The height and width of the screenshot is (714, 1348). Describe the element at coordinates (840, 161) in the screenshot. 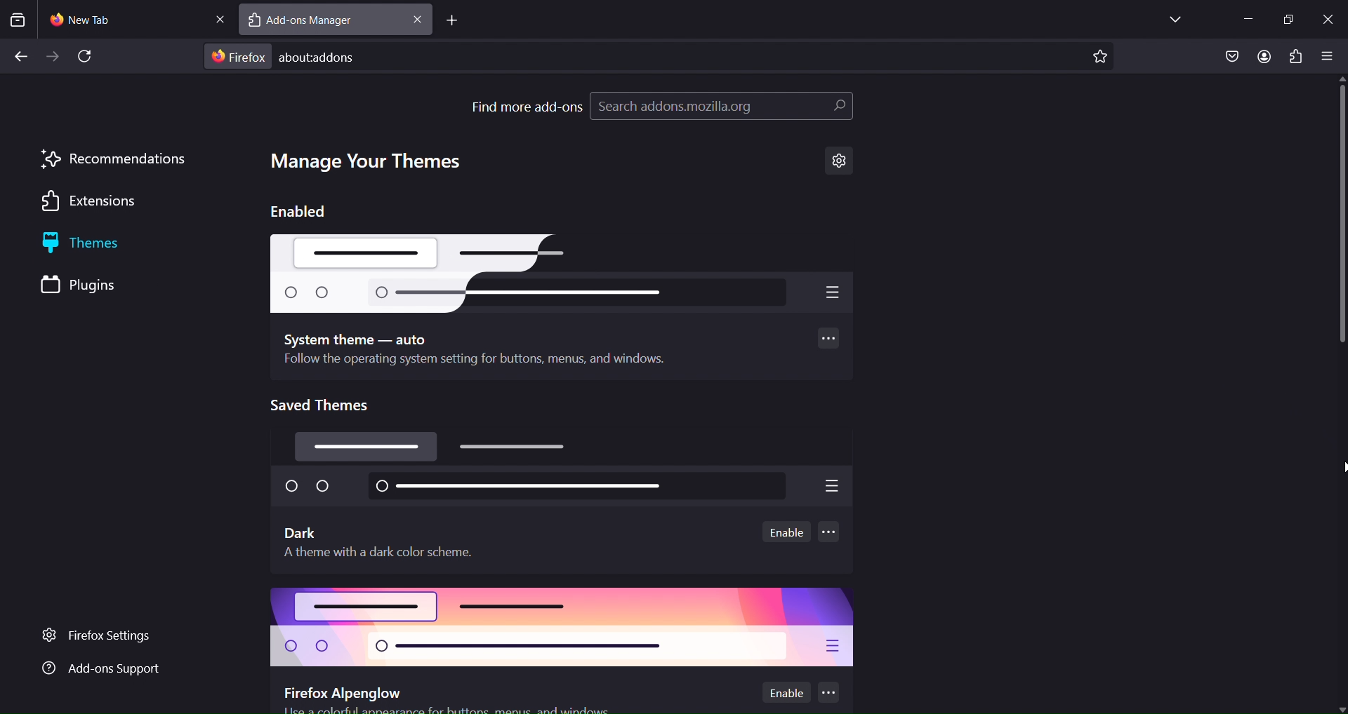

I see `settings` at that location.